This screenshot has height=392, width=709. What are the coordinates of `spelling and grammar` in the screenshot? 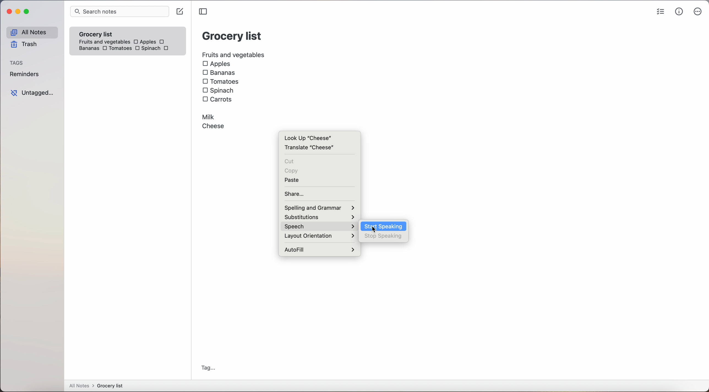 It's located at (318, 208).